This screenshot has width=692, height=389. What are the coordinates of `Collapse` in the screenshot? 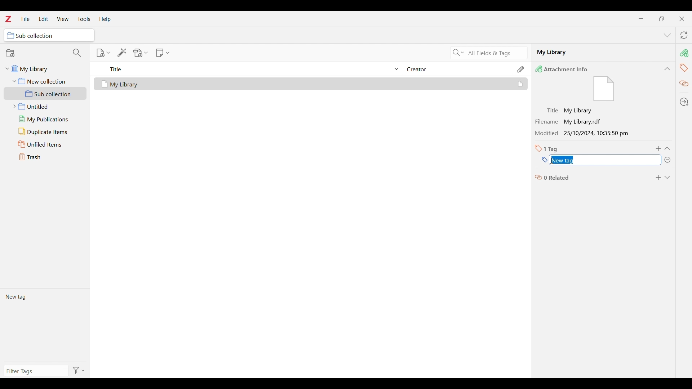 It's located at (667, 148).